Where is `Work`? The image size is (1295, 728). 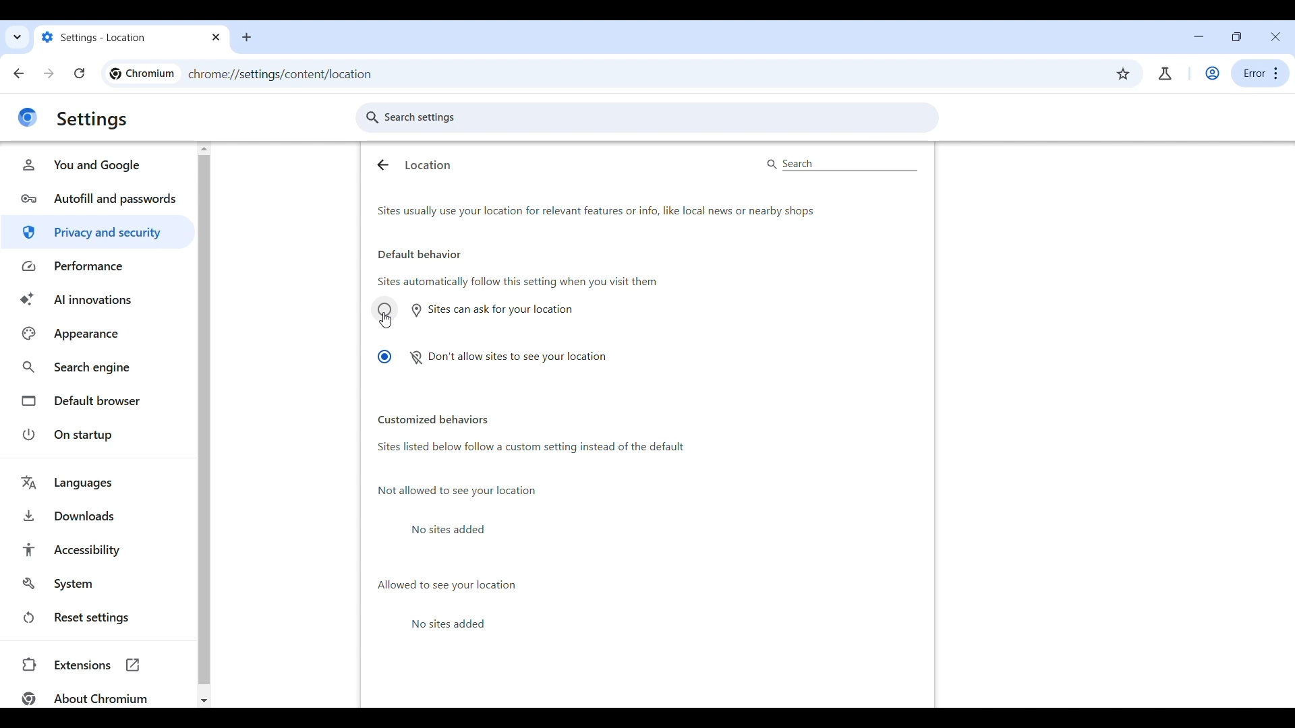
Work is located at coordinates (1213, 73).